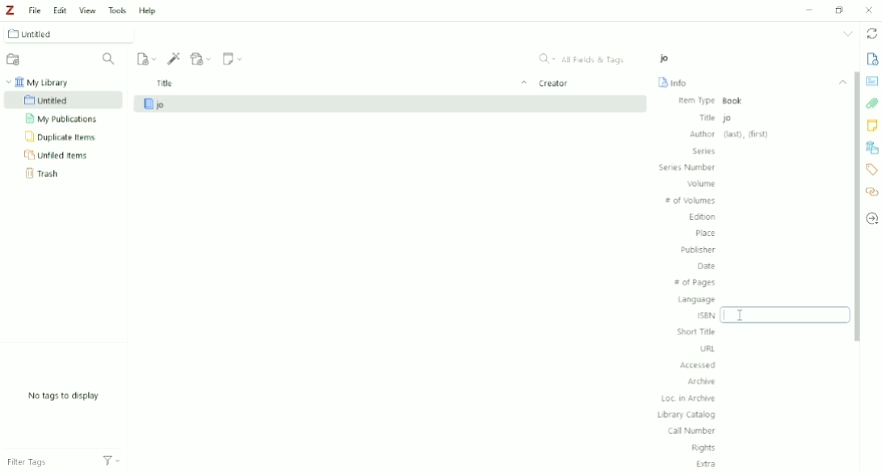 The height and width of the screenshot is (472, 882). Describe the element at coordinates (690, 432) in the screenshot. I see `Call Number` at that location.